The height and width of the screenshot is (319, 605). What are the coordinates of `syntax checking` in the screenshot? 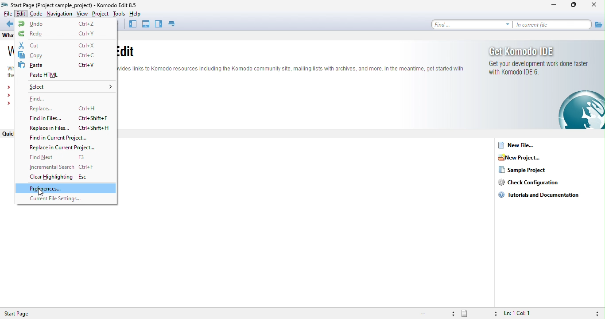 It's located at (596, 313).